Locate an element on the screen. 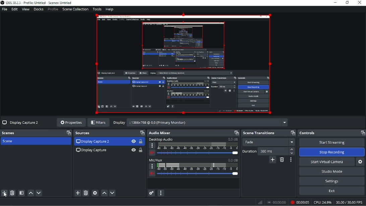  CPU: 24.9% is located at coordinates (322, 203).